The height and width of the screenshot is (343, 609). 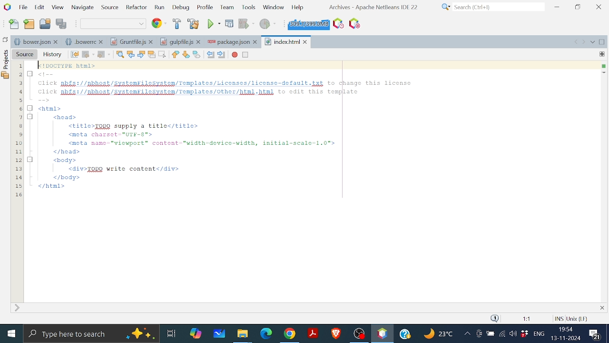 I want to click on </head>, so click(x=64, y=151).